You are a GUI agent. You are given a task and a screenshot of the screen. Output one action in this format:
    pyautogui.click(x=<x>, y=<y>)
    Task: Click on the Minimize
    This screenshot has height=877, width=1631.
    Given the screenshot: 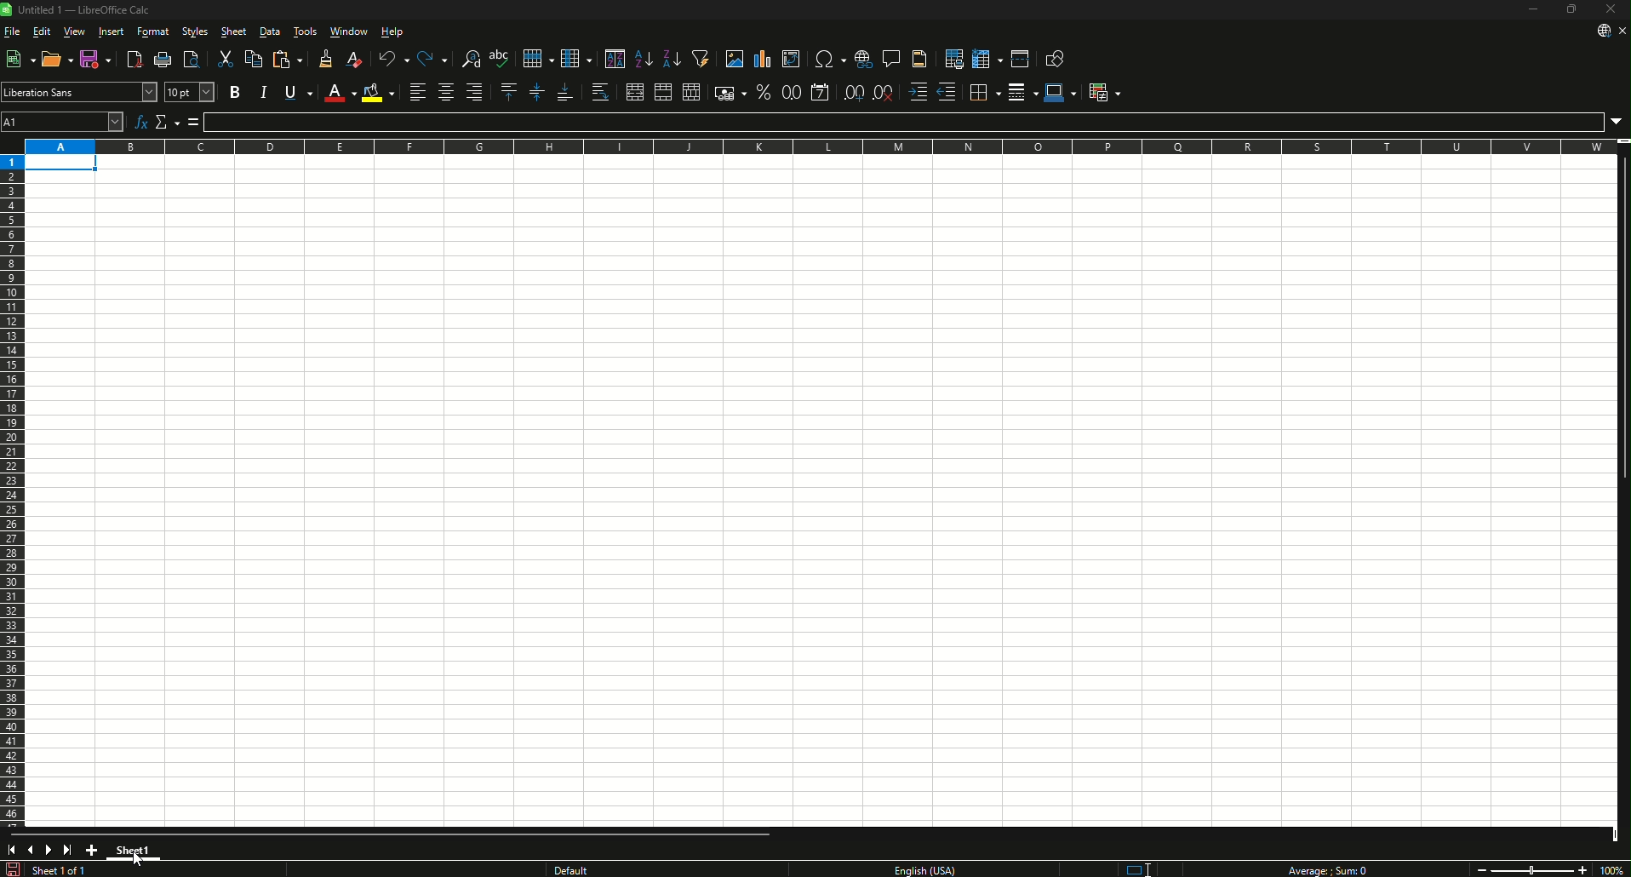 What is the action you would take?
    pyautogui.click(x=1533, y=9)
    